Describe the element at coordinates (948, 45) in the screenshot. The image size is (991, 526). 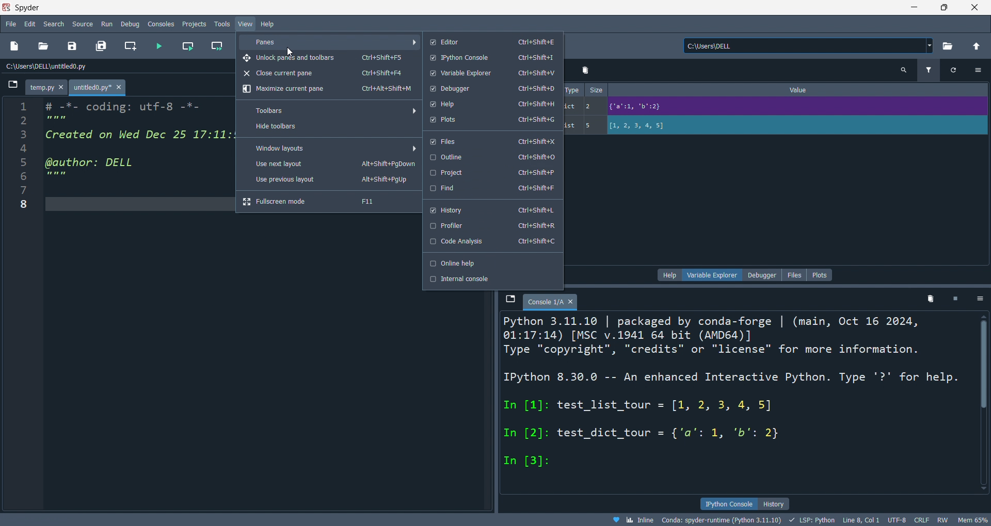
I see `open directory` at that location.